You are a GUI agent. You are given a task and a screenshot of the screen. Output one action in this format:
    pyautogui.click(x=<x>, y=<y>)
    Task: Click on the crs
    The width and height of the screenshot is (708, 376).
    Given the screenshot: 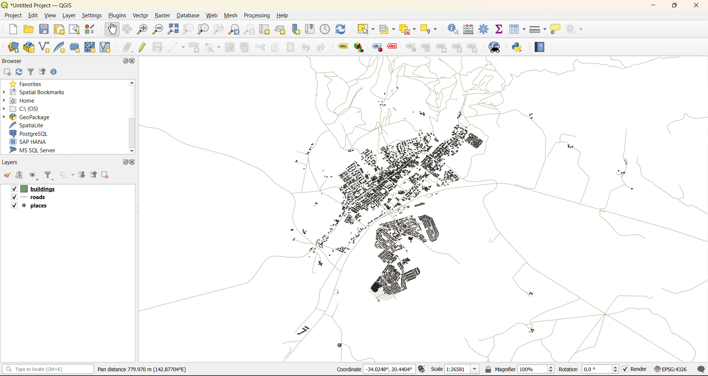 What is the action you would take?
    pyautogui.click(x=673, y=369)
    